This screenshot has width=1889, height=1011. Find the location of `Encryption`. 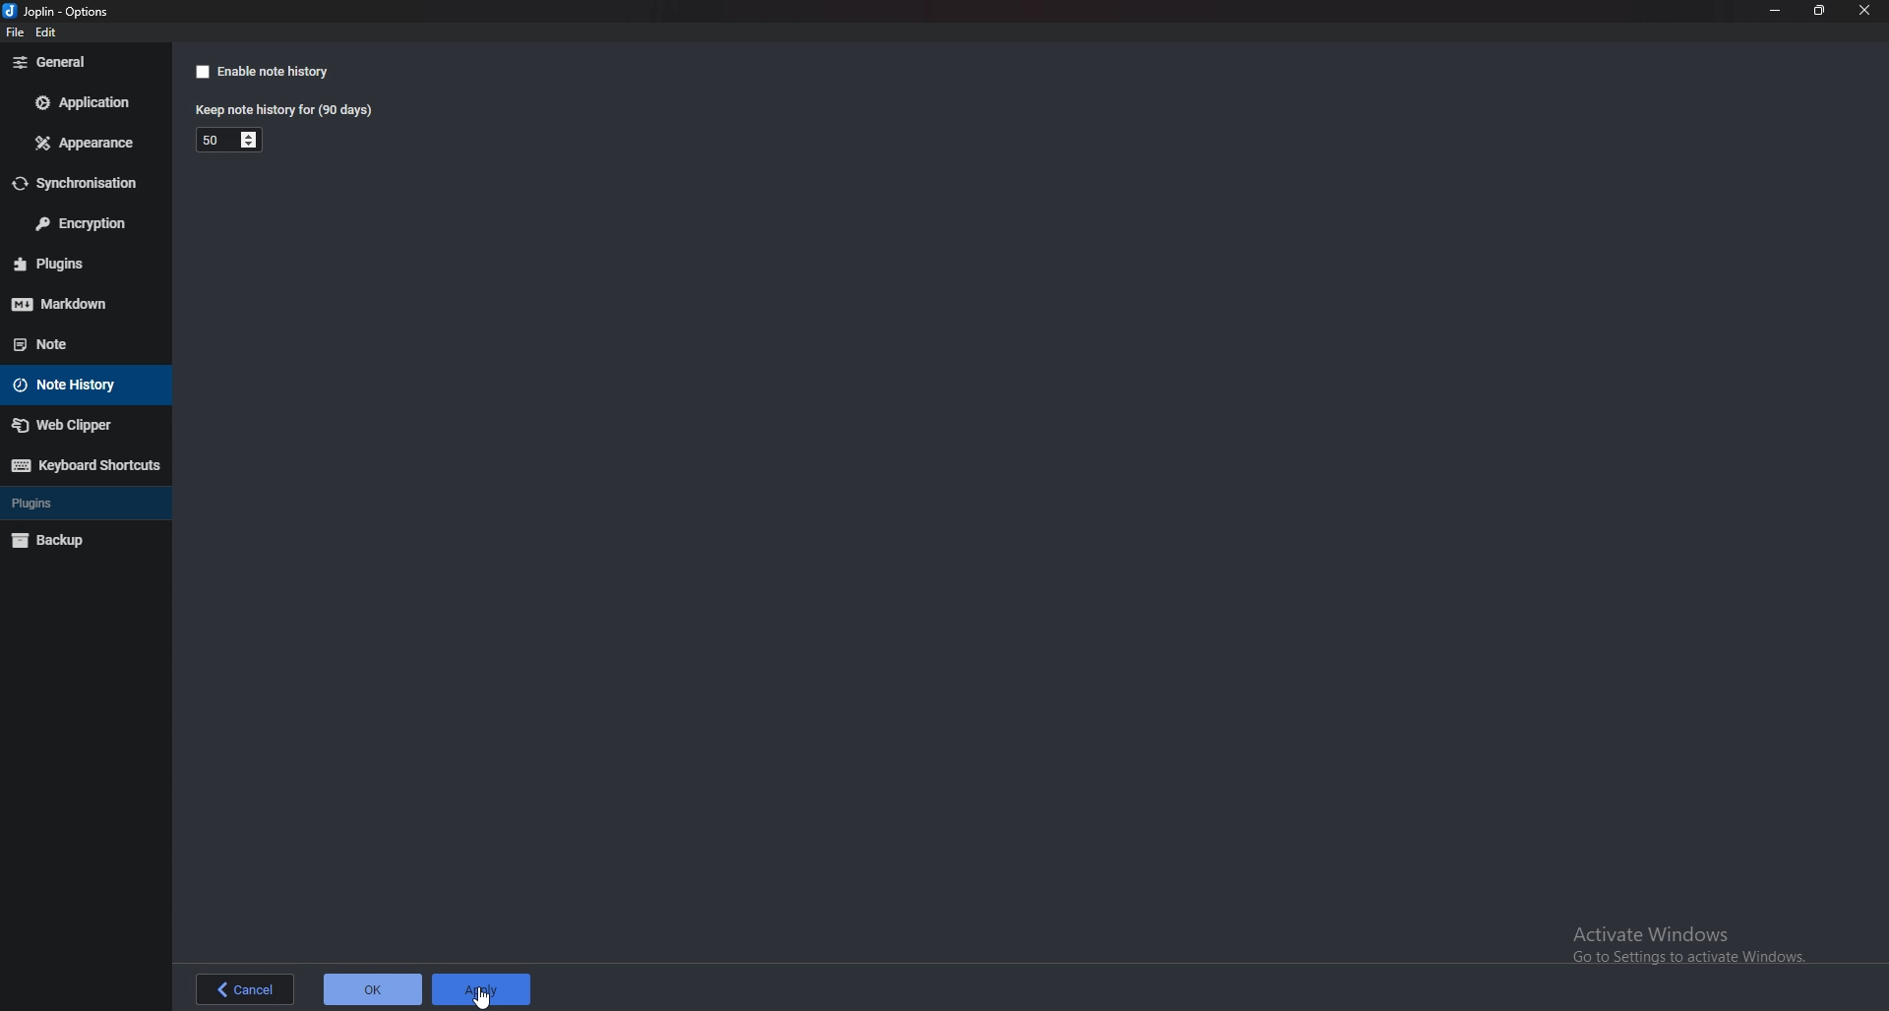

Encryption is located at coordinates (83, 222).